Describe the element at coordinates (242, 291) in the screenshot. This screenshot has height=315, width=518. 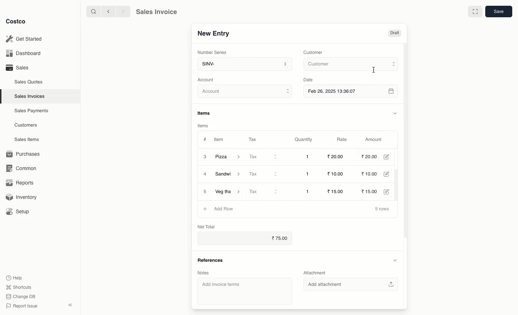
I see `‘Add invoice terms` at that location.